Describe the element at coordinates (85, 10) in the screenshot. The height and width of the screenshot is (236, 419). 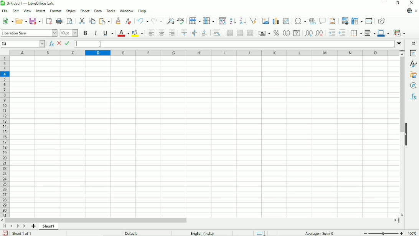
I see `Sheet` at that location.